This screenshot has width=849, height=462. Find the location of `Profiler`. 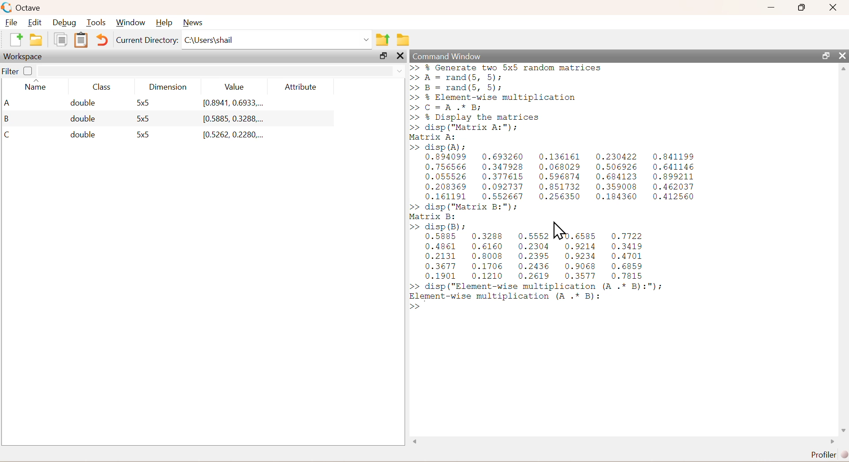

Profiler is located at coordinates (825, 453).